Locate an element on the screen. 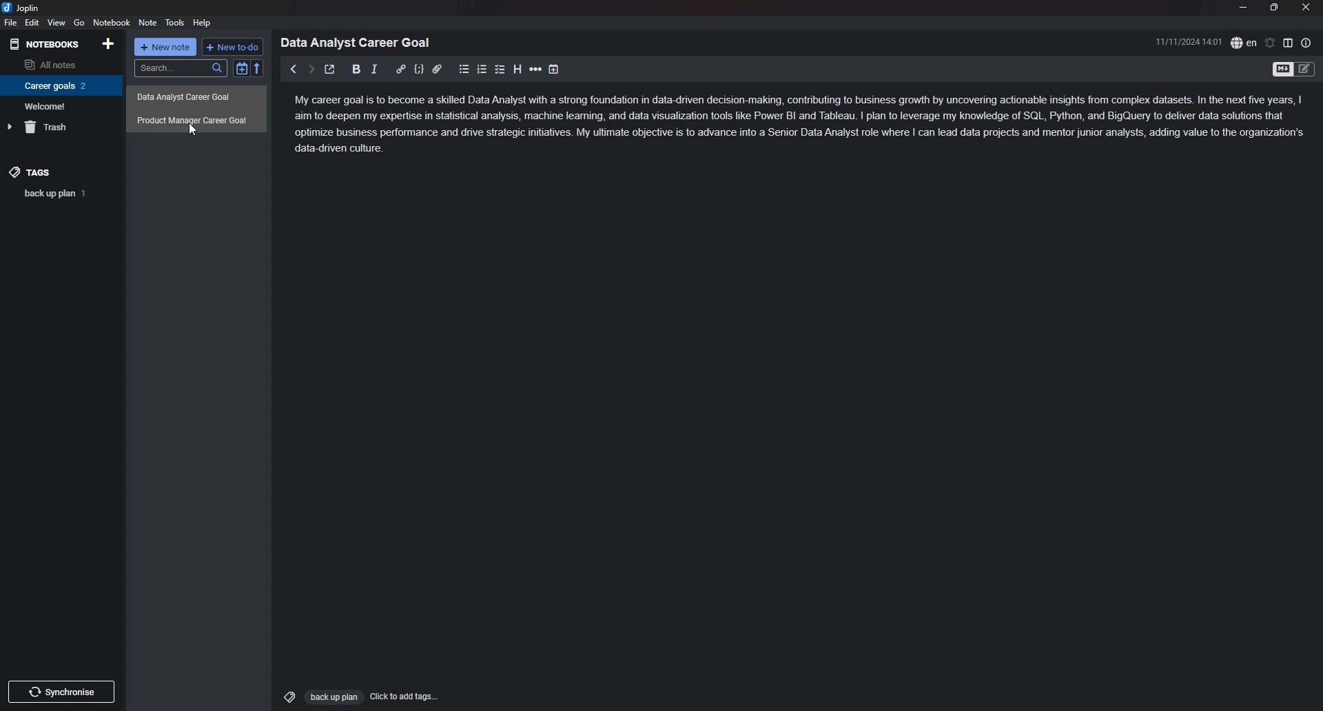 The image size is (1323, 711). Product Manager Career Goal is located at coordinates (197, 120).